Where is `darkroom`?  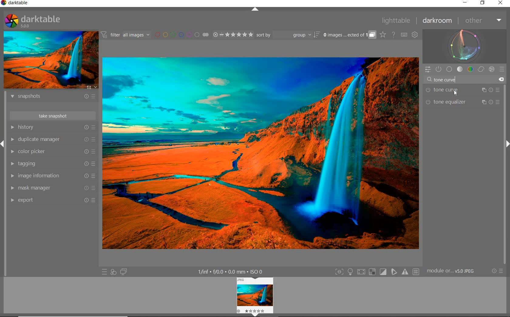 darkroom is located at coordinates (437, 21).